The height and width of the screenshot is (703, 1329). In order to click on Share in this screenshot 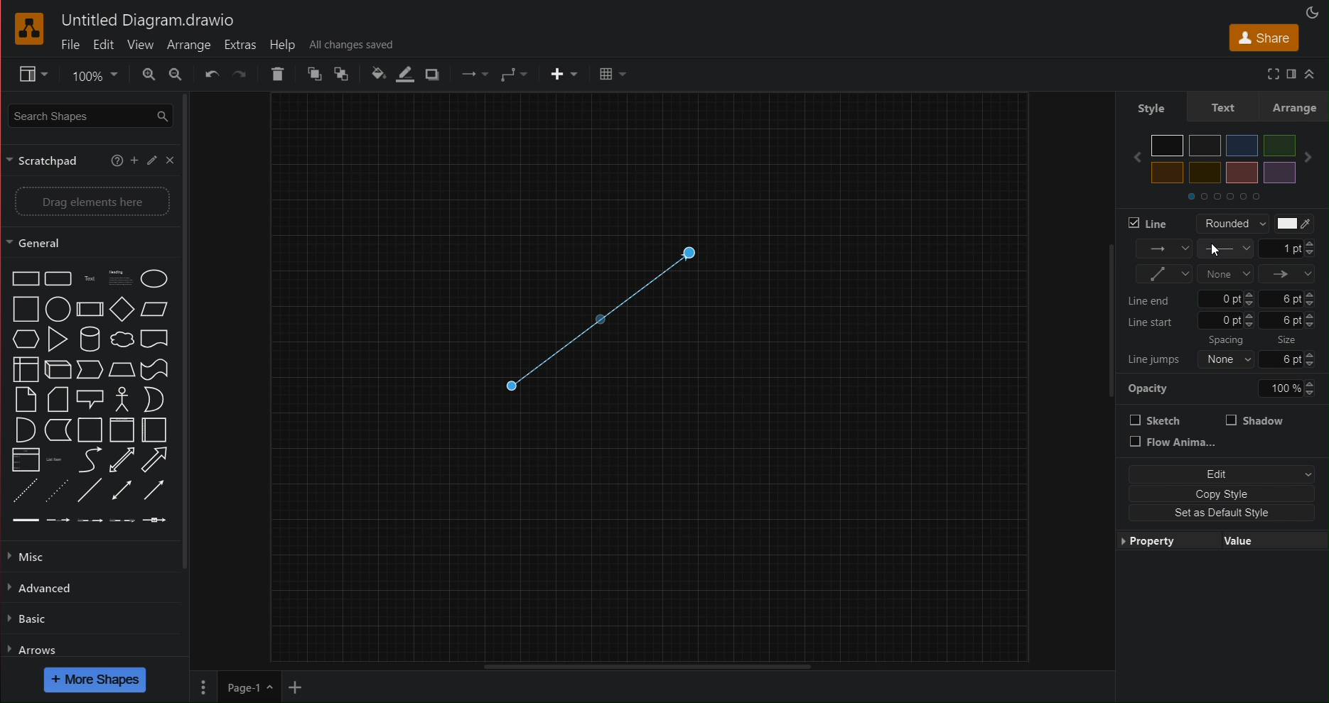, I will do `click(1261, 37)`.